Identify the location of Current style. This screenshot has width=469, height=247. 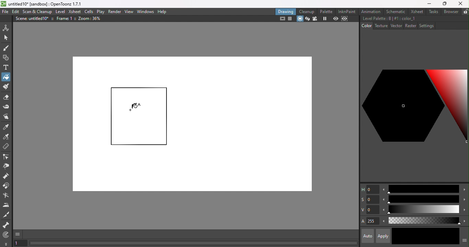
(408, 236).